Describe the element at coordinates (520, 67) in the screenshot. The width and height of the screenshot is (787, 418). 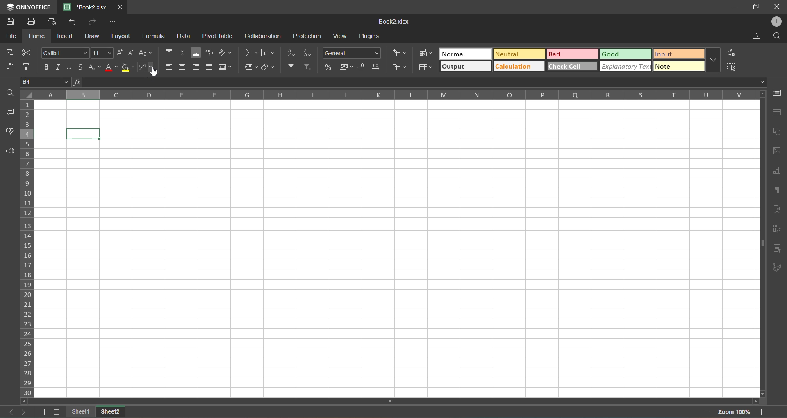
I see `calculation` at that location.